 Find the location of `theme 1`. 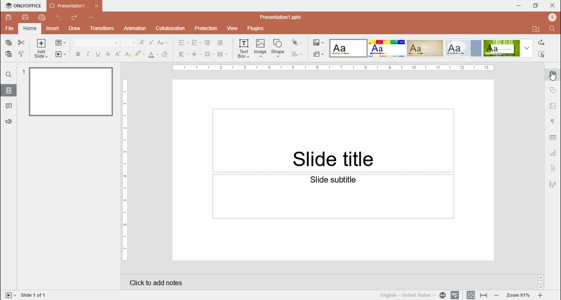

theme 1 is located at coordinates (347, 48).